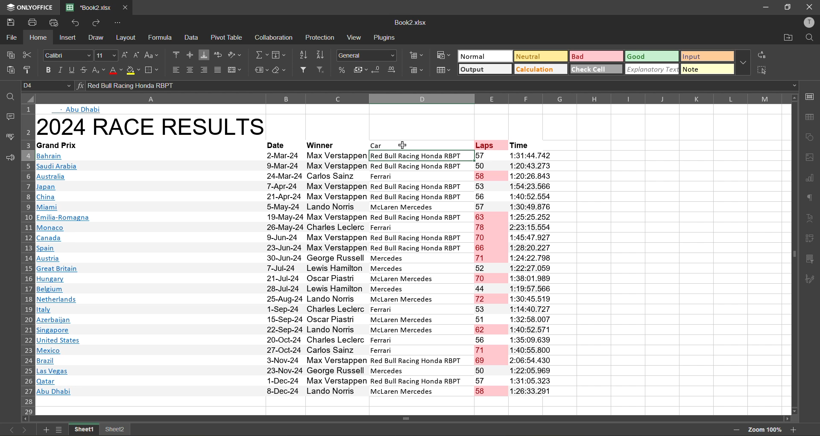 The image size is (820, 436). What do you see at coordinates (9, 117) in the screenshot?
I see `comments` at bounding box center [9, 117].